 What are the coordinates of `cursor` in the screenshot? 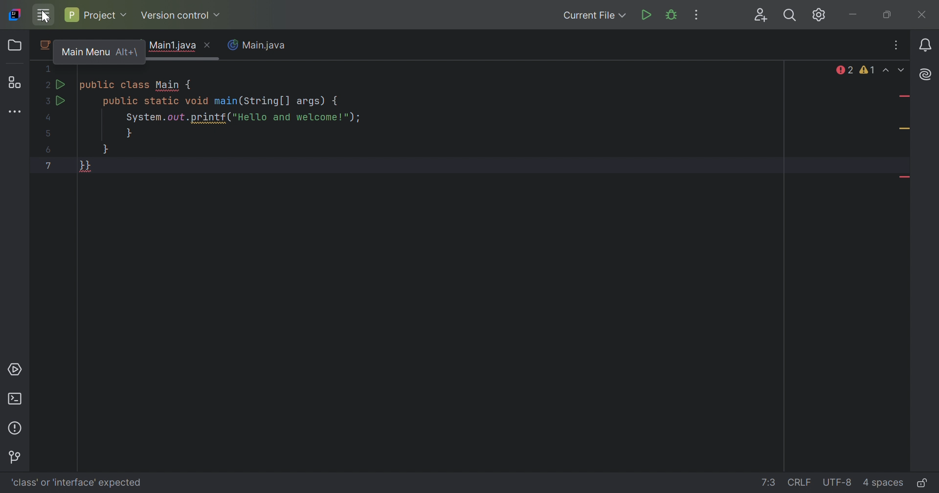 It's located at (44, 18).